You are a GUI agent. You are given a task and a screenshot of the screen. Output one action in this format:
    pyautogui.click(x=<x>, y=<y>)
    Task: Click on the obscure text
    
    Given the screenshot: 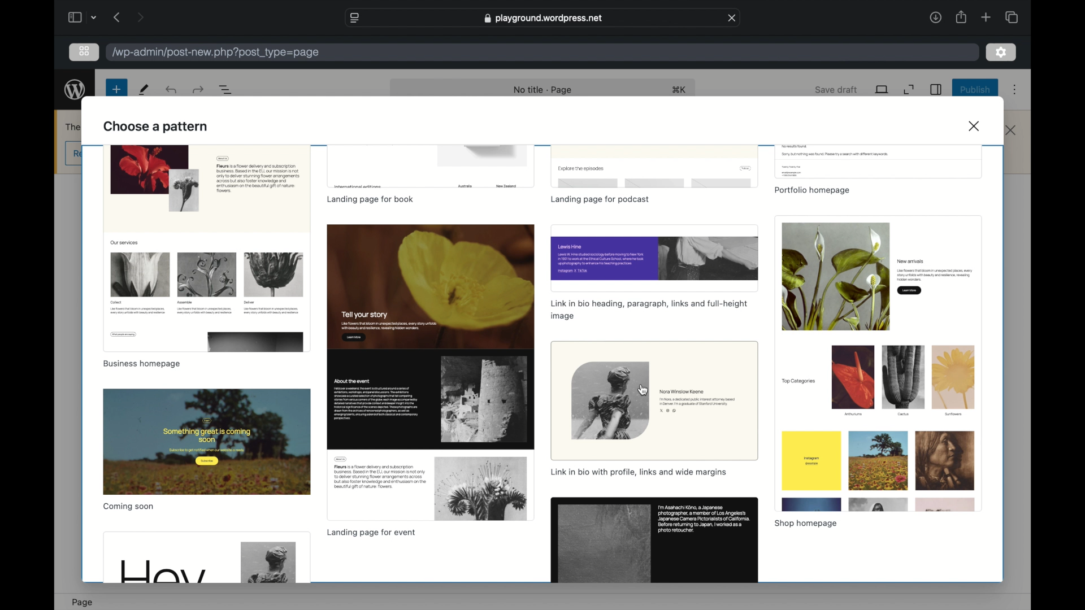 What is the action you would take?
    pyautogui.click(x=74, y=127)
    